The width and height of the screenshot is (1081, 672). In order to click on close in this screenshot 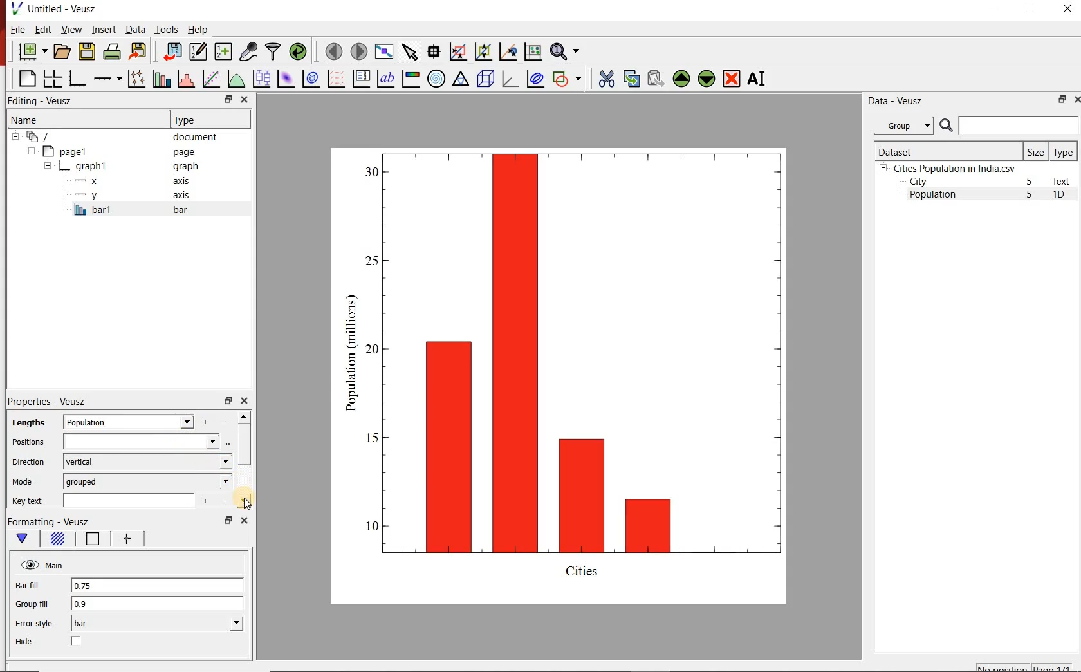, I will do `click(243, 520)`.